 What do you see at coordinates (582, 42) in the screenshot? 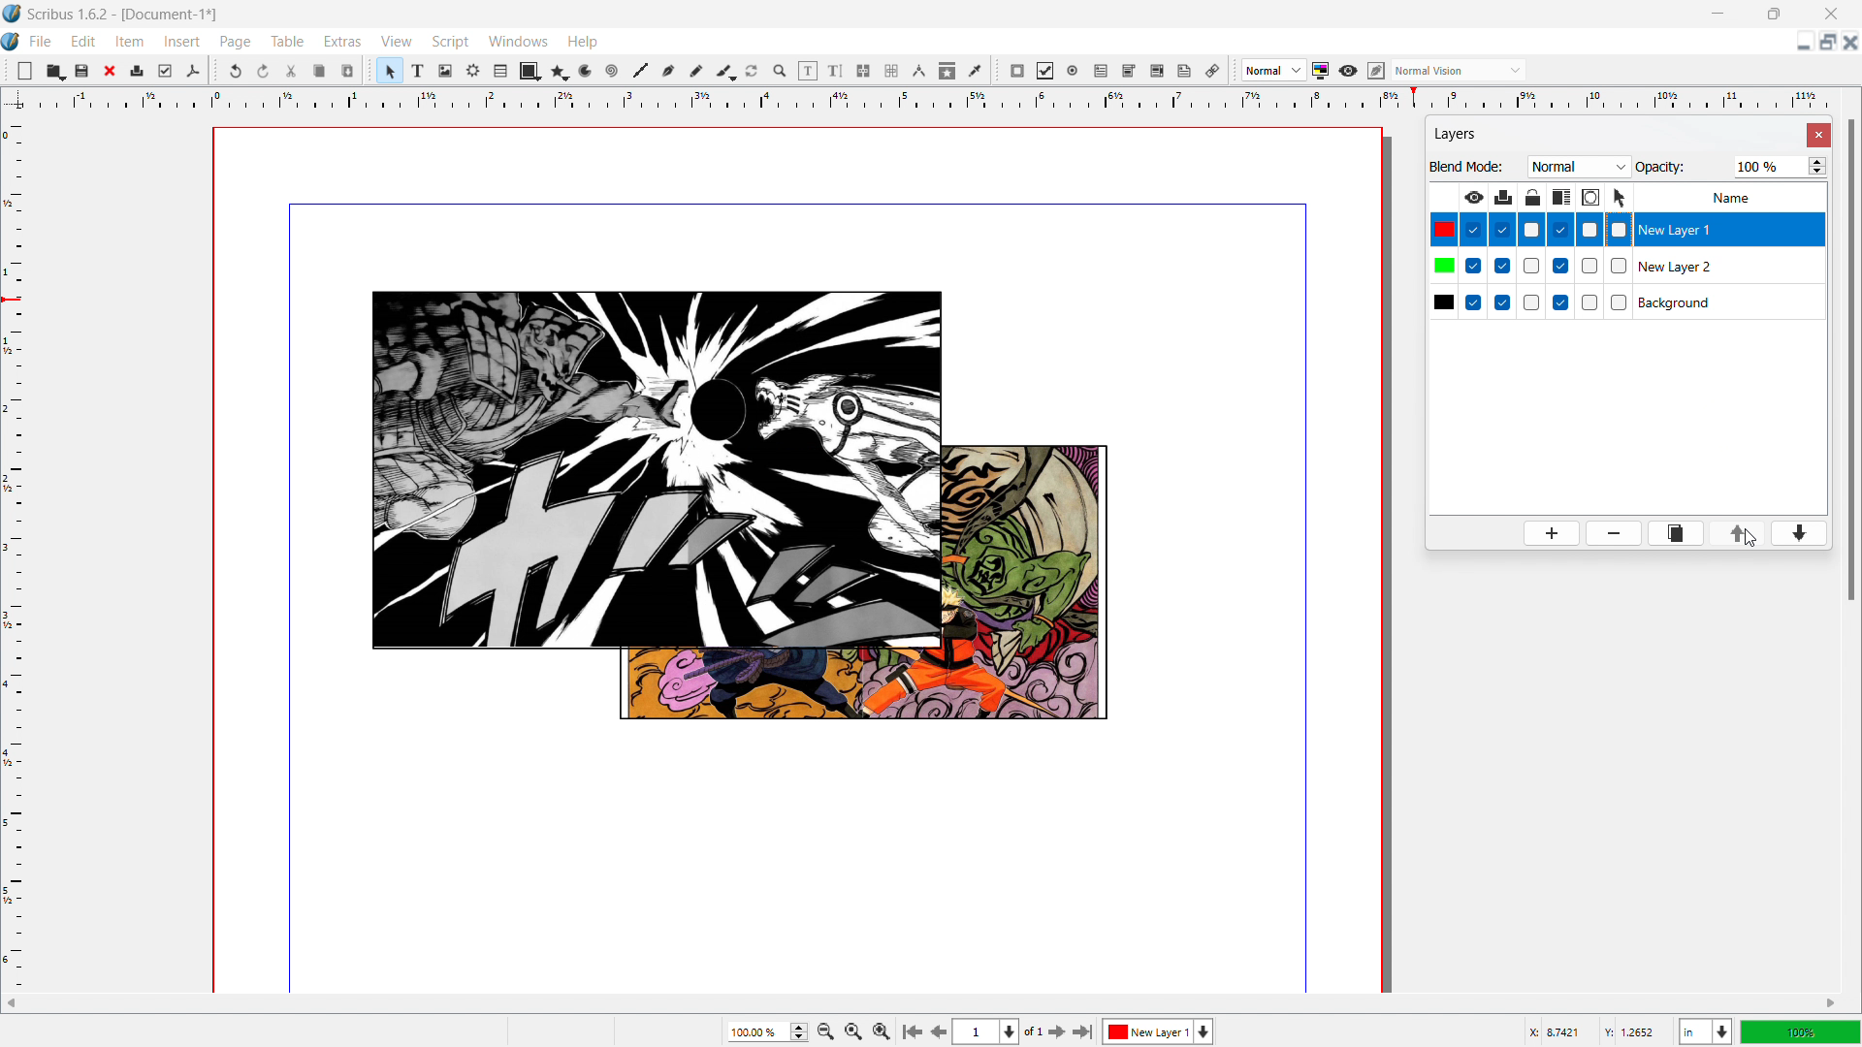
I see `help` at bounding box center [582, 42].